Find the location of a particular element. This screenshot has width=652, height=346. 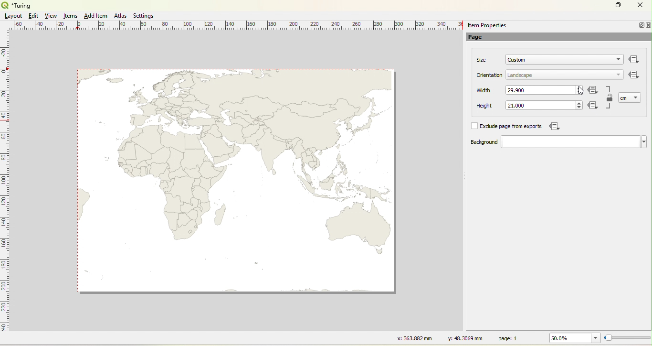

increase is located at coordinates (578, 102).